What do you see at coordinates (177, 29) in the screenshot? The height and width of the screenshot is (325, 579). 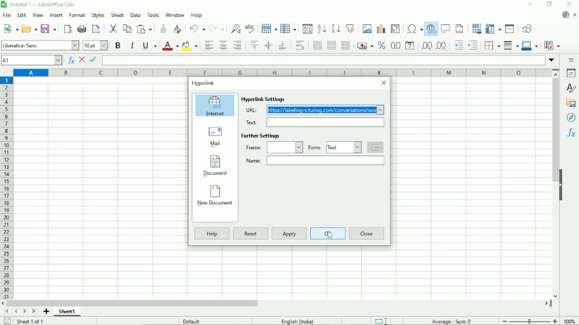 I see `Clear direct formatting` at bounding box center [177, 29].